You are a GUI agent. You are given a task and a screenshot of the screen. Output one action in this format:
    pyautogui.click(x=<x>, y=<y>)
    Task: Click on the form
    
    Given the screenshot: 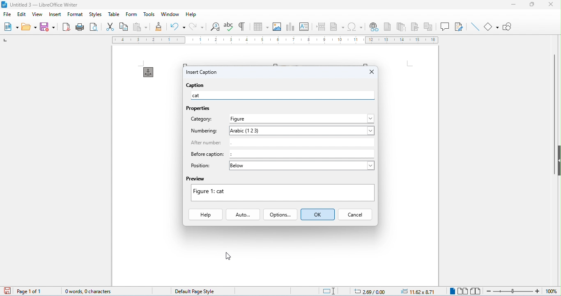 What is the action you would take?
    pyautogui.click(x=132, y=14)
    